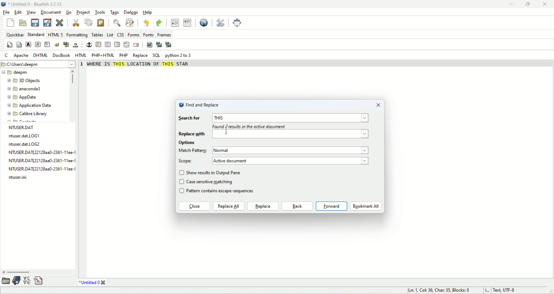  Describe the element at coordinates (203, 105) in the screenshot. I see `find and replace` at that location.